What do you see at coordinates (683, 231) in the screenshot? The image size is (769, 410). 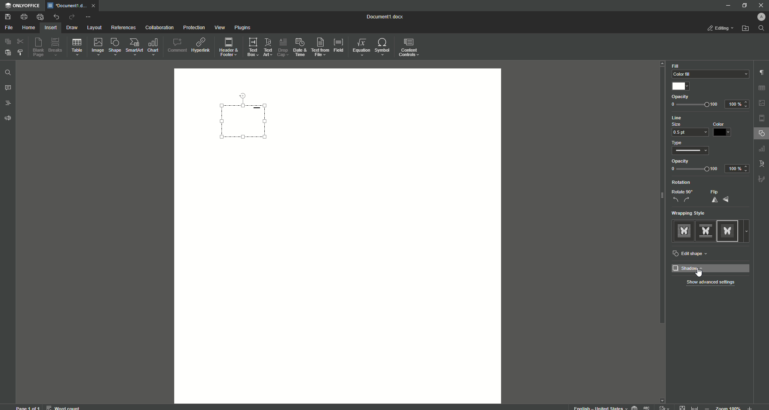 I see `style 1` at bounding box center [683, 231].